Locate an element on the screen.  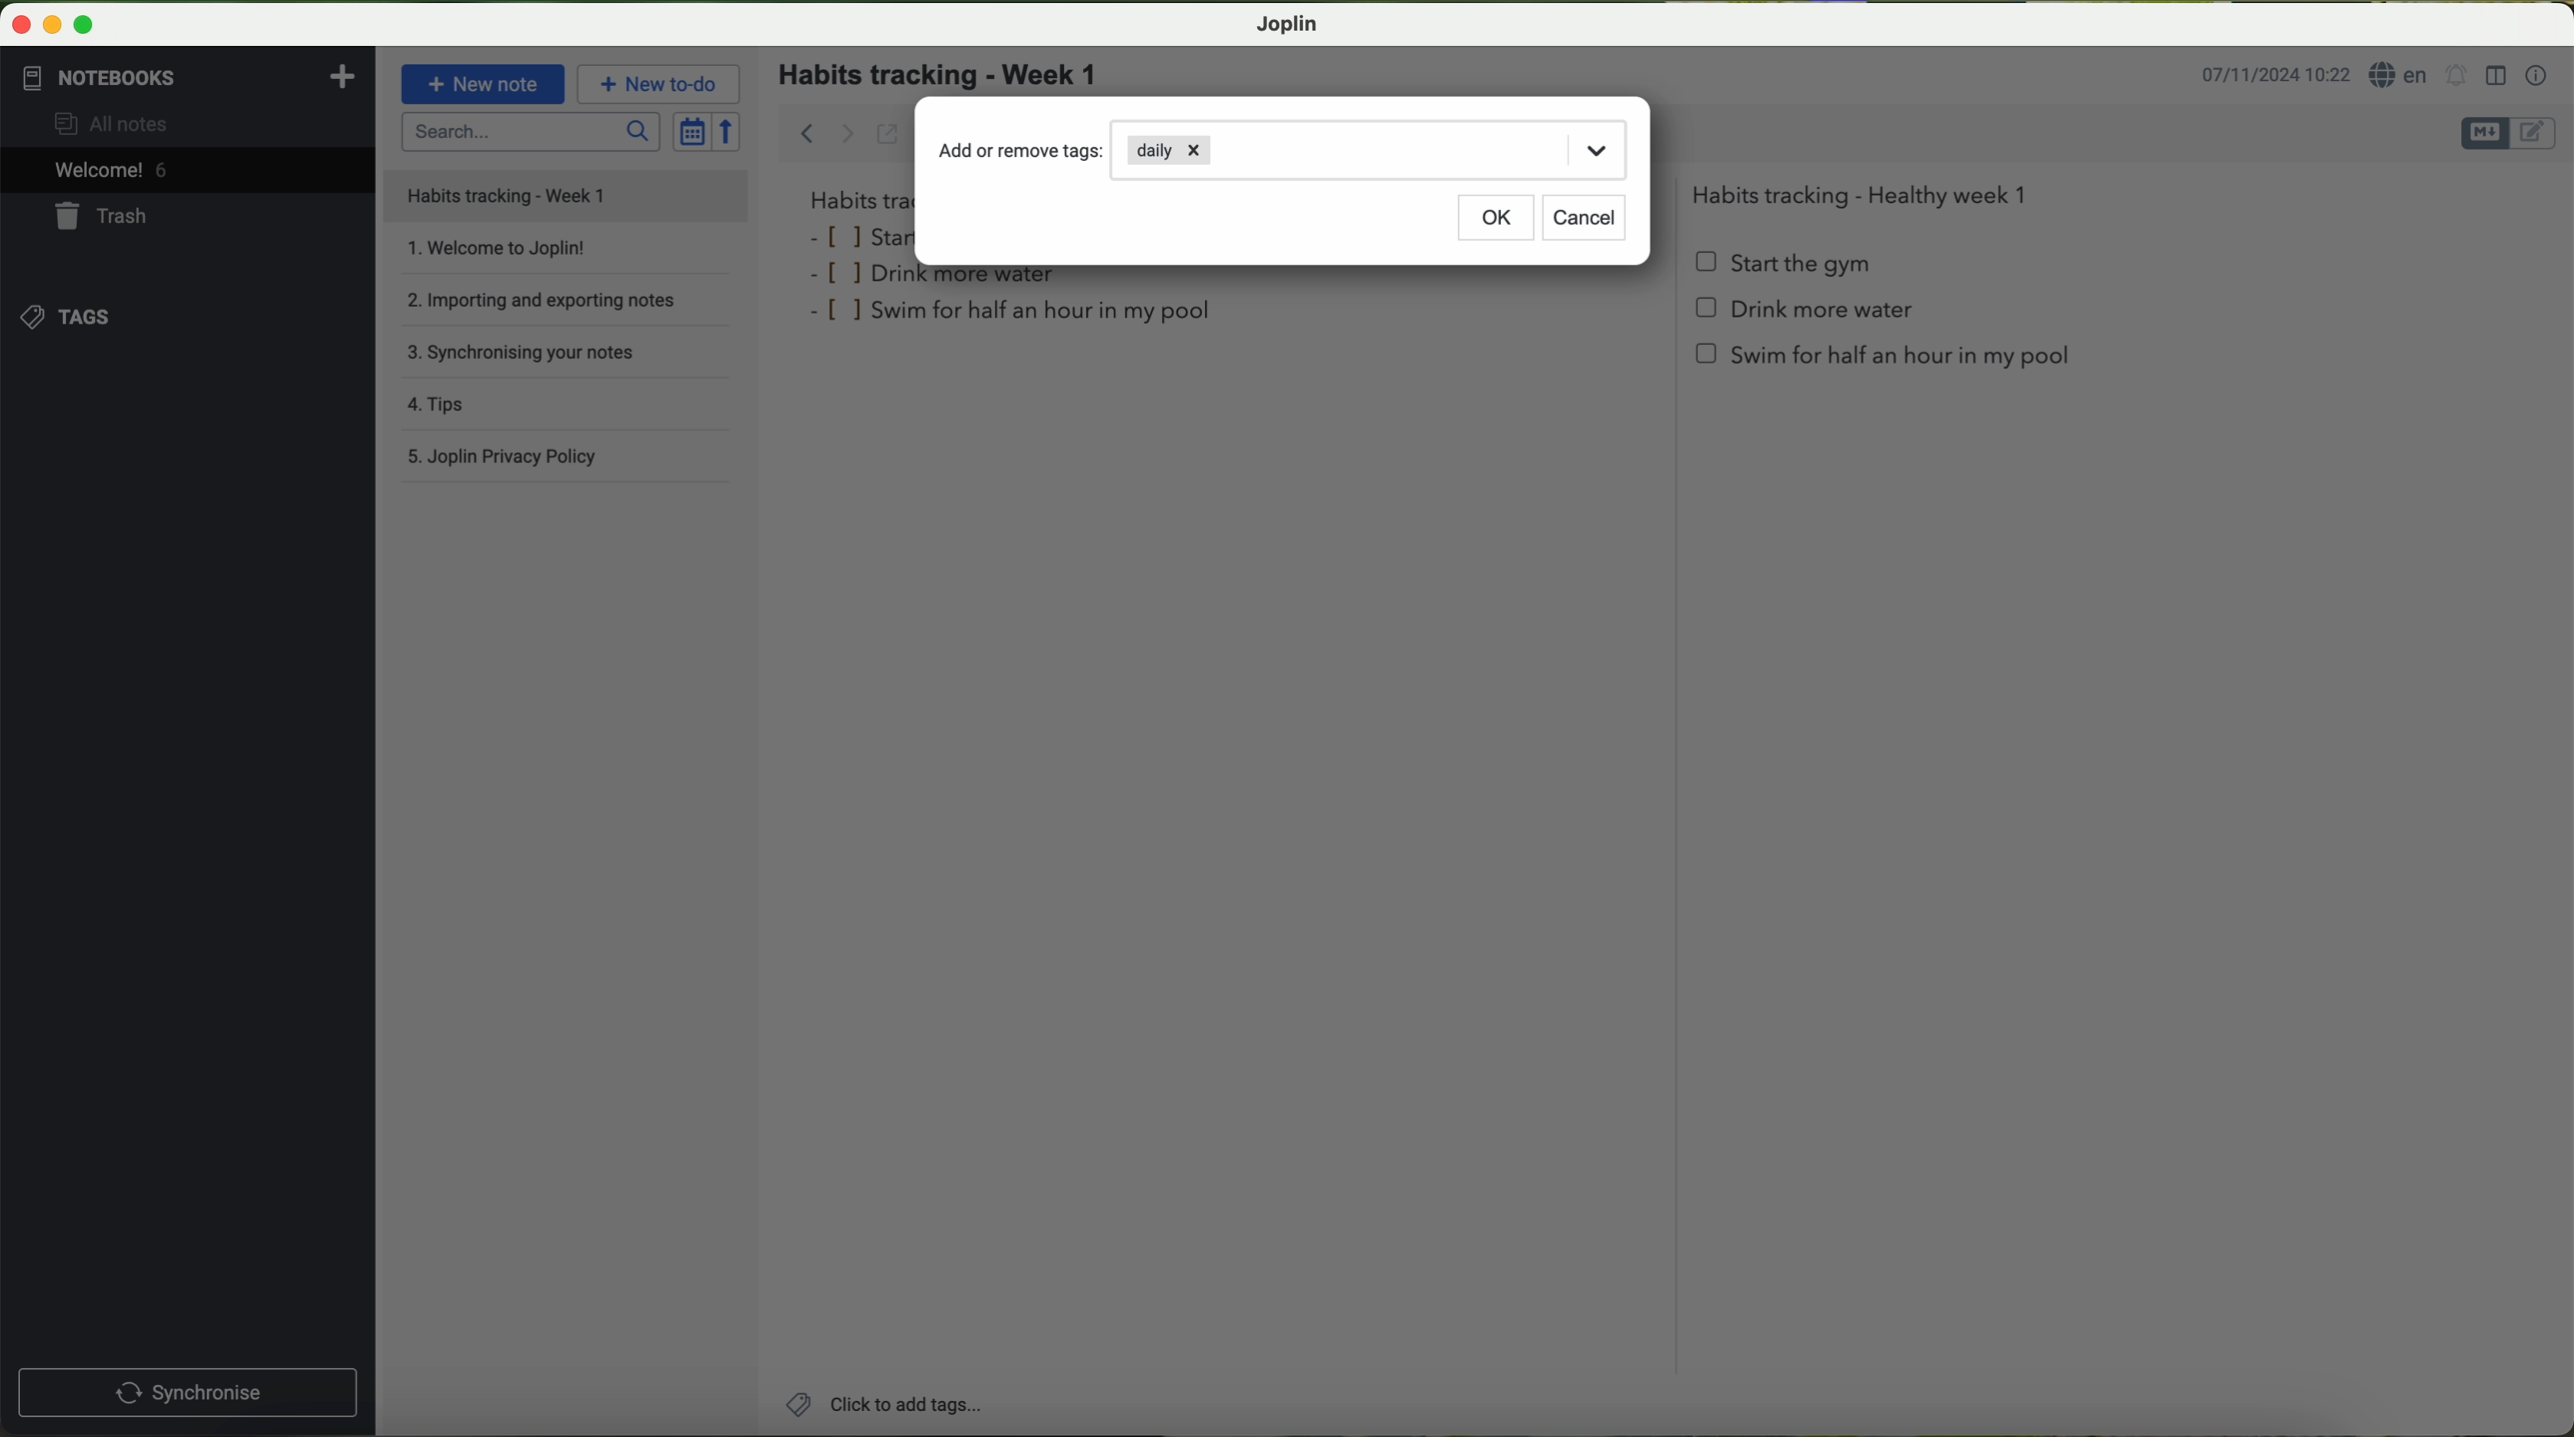
welcome to Joplin is located at coordinates (564, 257).